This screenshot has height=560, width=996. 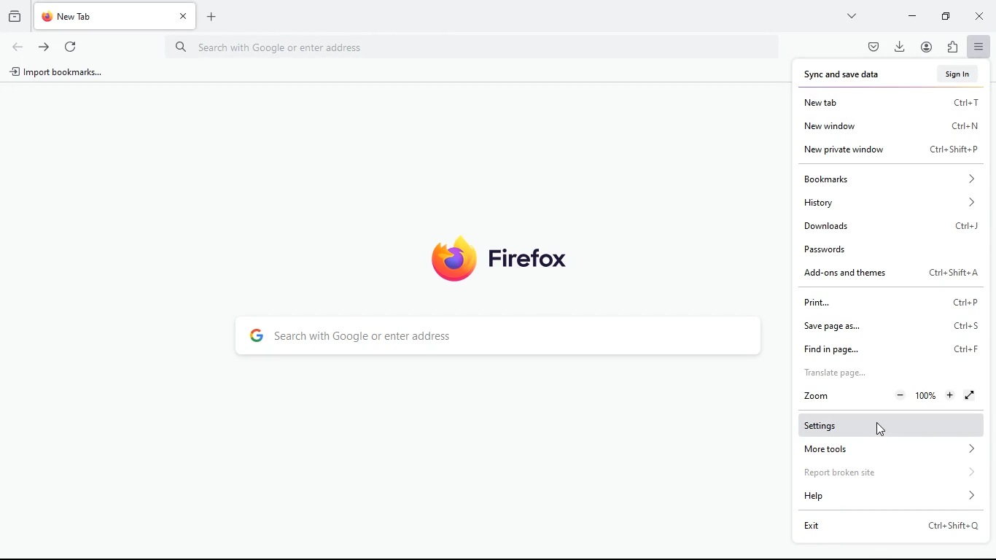 I want to click on back, so click(x=17, y=48).